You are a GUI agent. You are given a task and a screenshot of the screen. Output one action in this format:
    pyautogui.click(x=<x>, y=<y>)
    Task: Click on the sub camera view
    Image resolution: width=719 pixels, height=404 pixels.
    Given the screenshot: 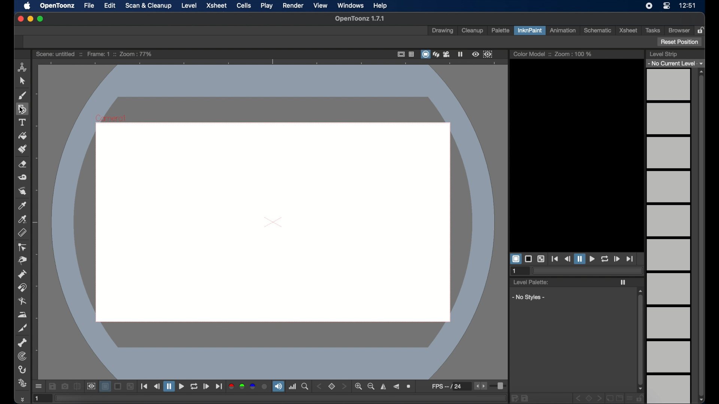 What is the action you would take?
    pyautogui.click(x=91, y=386)
    